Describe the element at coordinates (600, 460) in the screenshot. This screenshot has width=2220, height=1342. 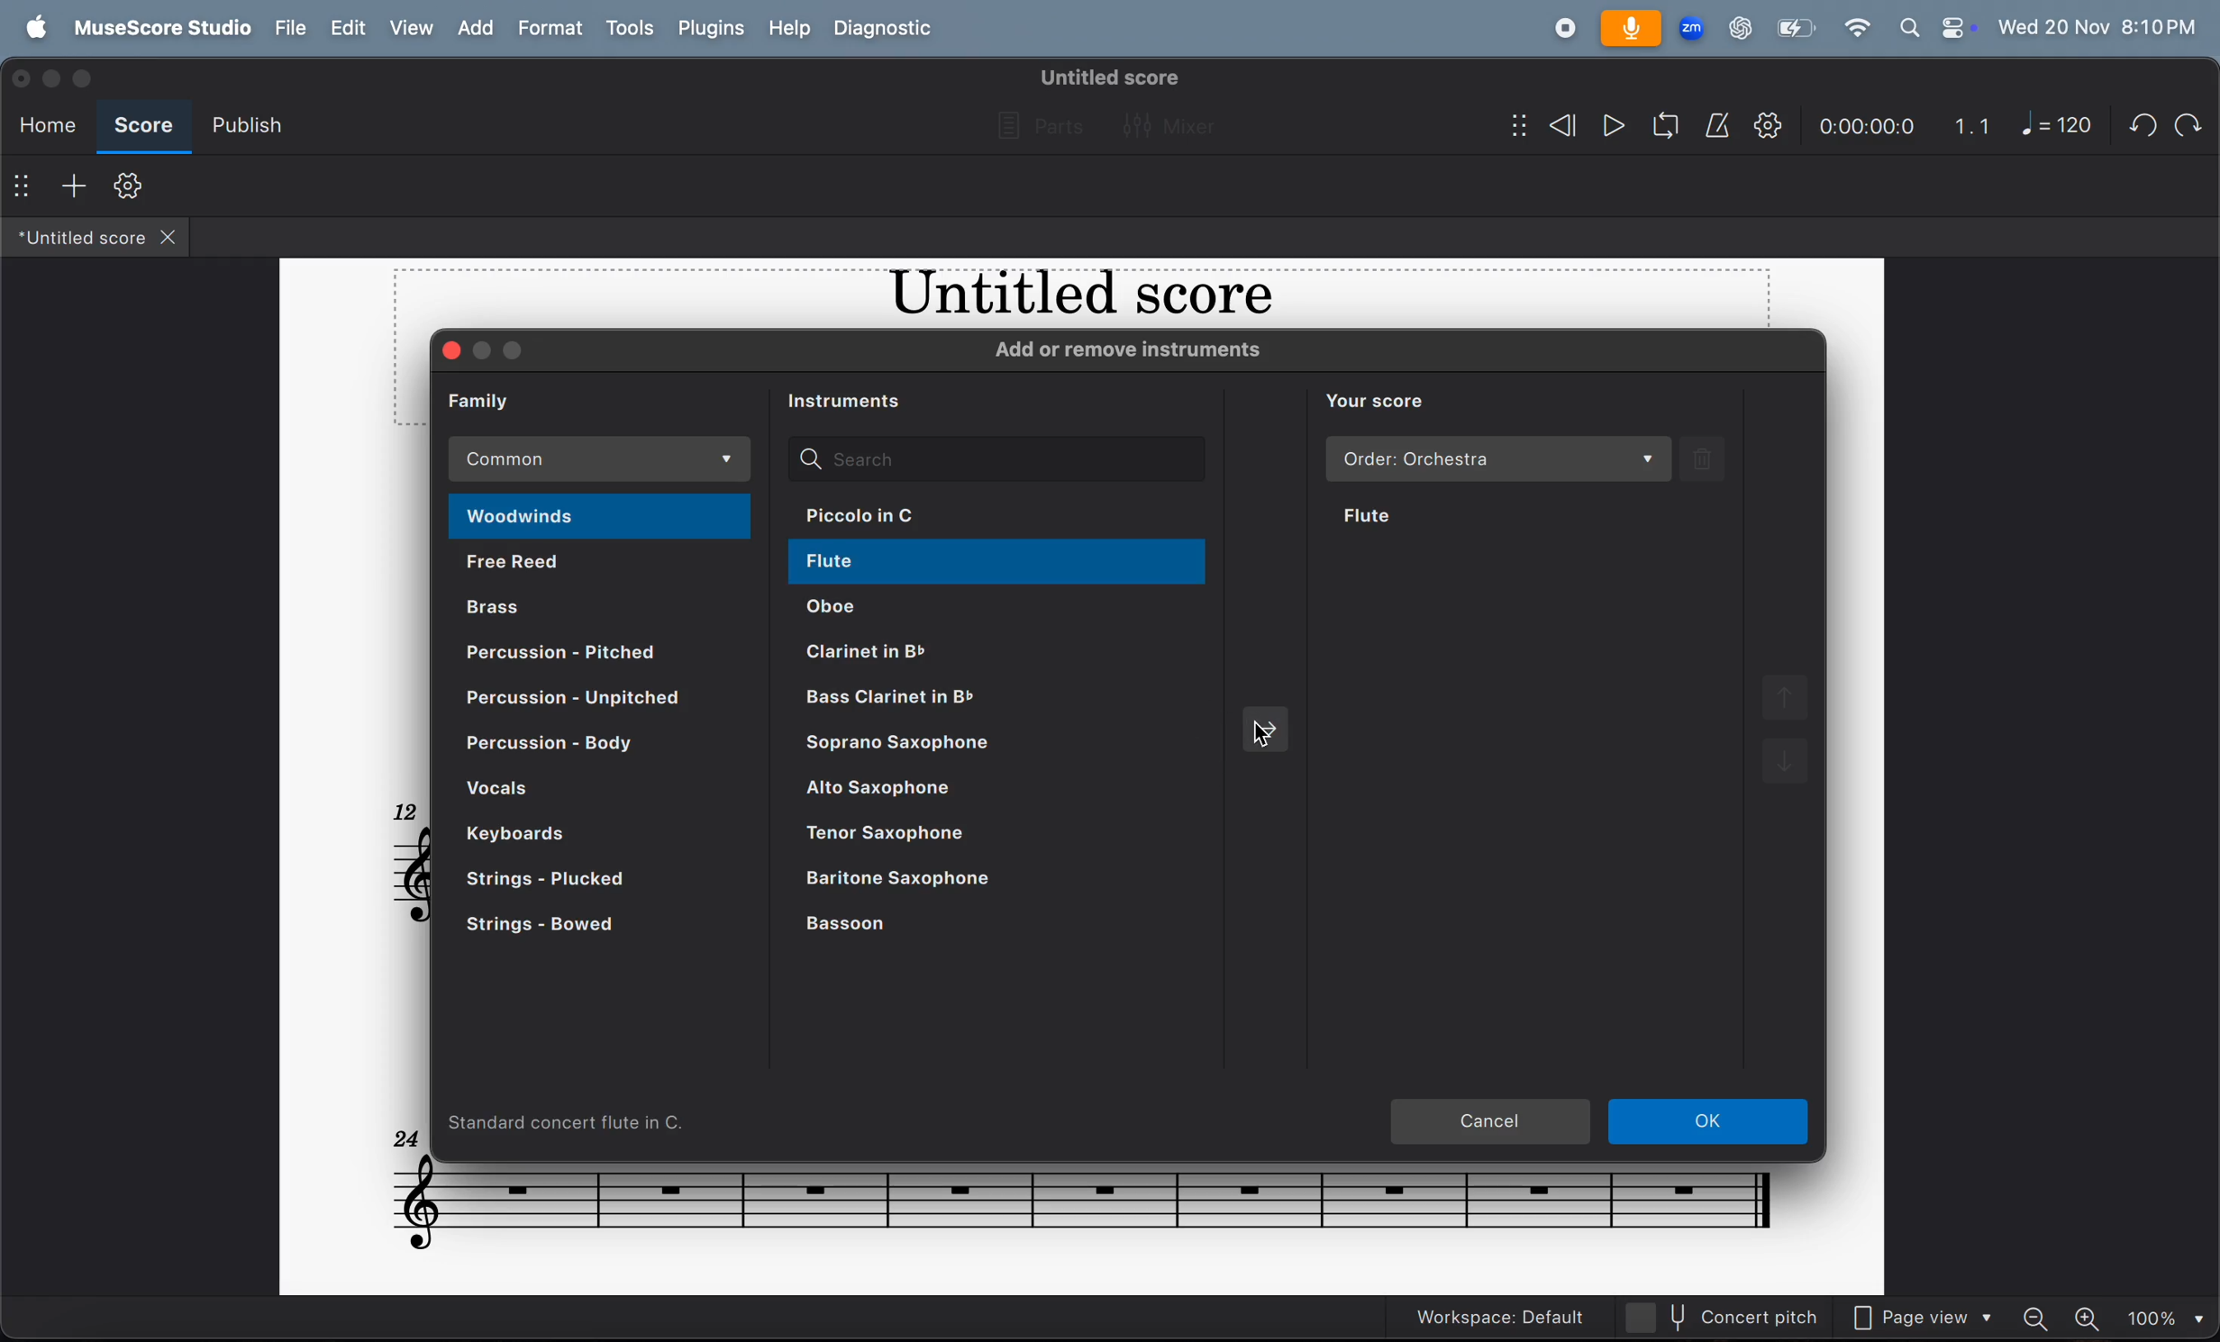
I see `common` at that location.